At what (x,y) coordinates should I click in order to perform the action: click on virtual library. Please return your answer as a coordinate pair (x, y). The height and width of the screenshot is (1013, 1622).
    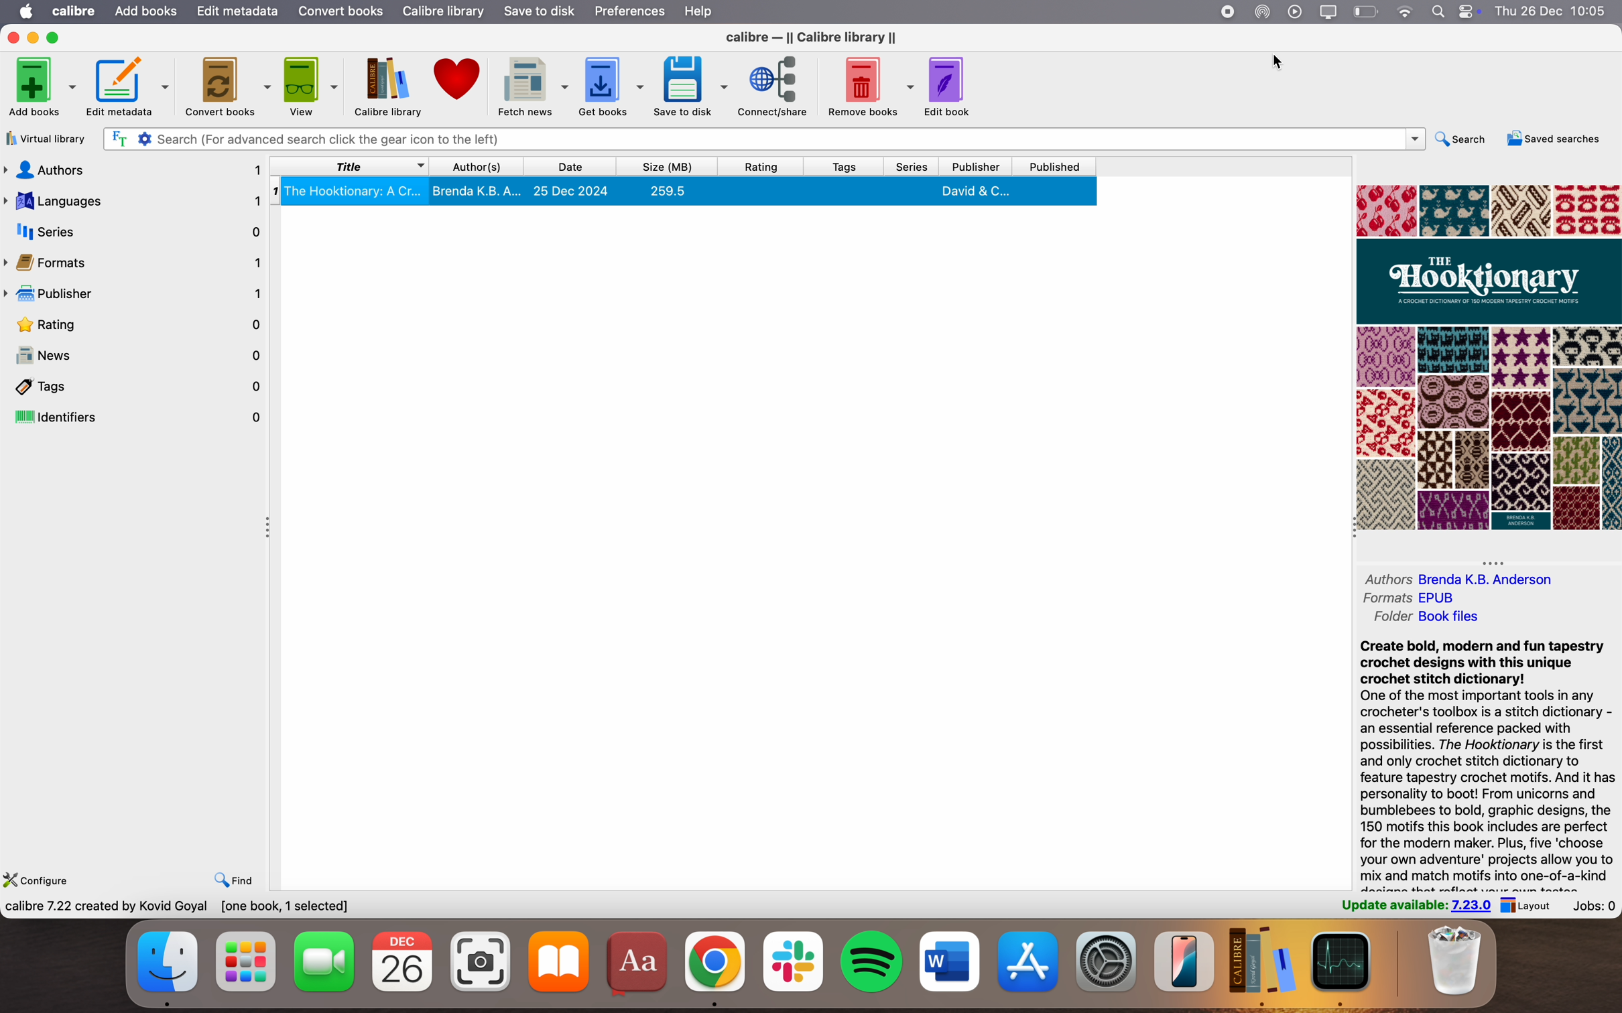
    Looking at the image, I should click on (48, 137).